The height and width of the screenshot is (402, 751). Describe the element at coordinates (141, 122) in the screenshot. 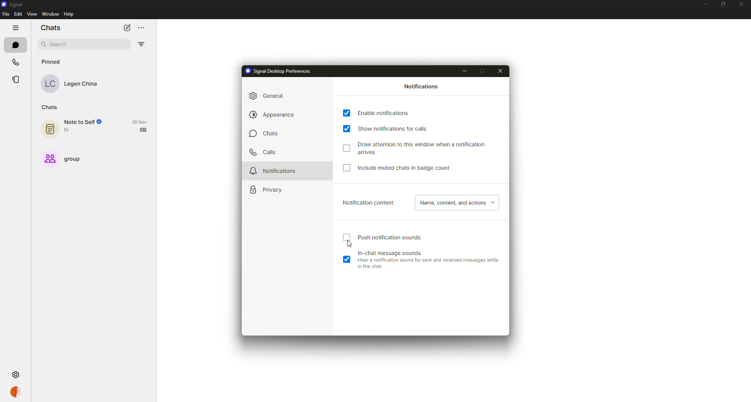

I see `date` at that location.